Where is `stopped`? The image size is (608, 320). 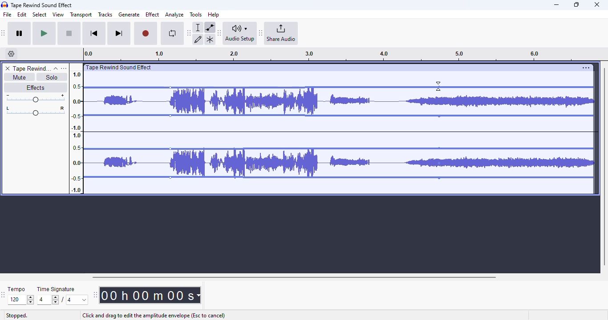
stopped is located at coordinates (17, 316).